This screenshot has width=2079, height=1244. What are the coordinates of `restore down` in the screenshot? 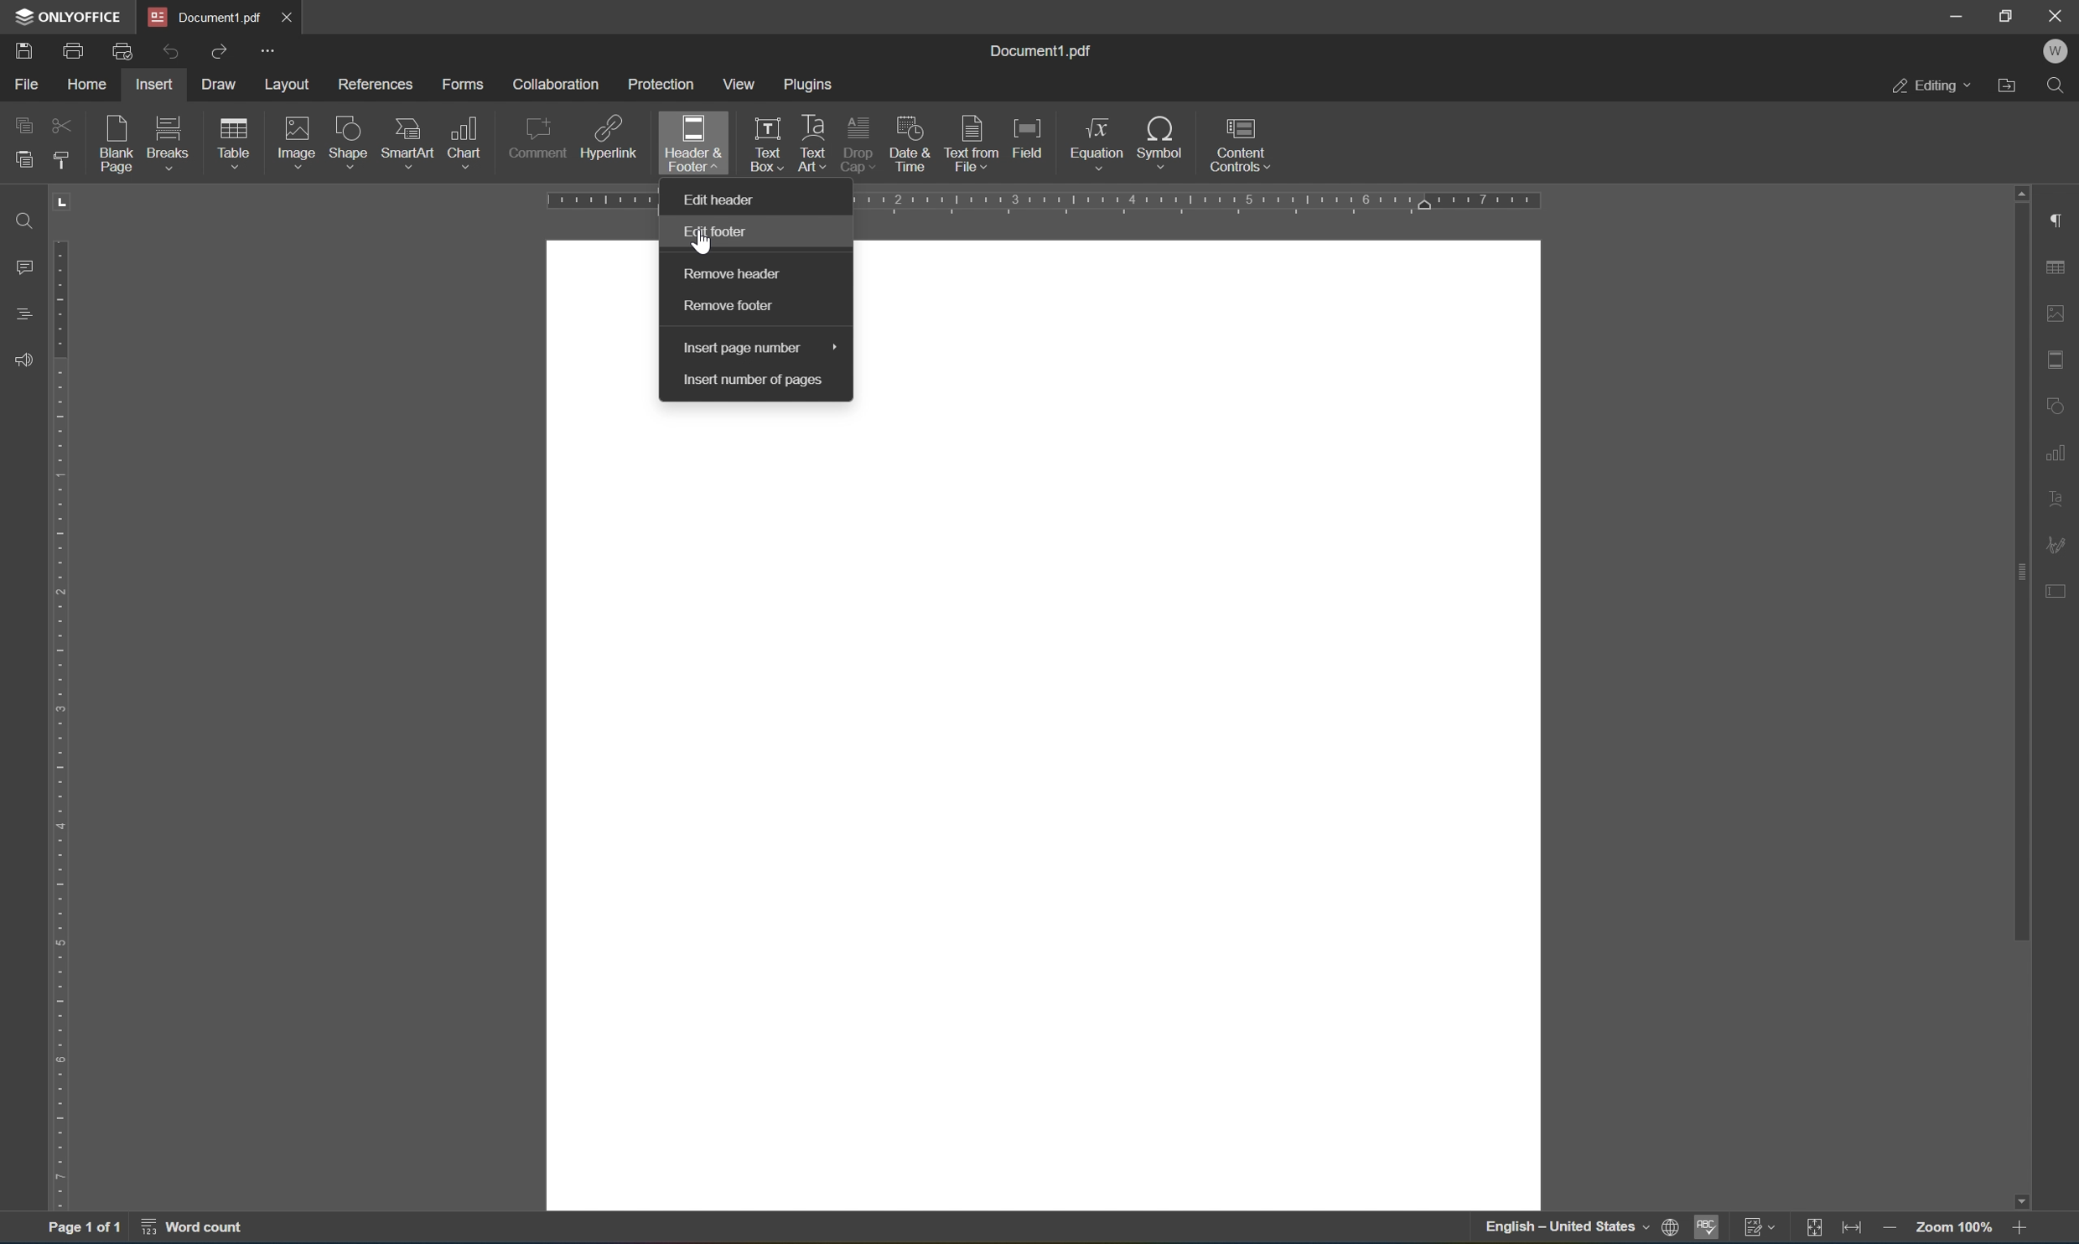 It's located at (2010, 16).